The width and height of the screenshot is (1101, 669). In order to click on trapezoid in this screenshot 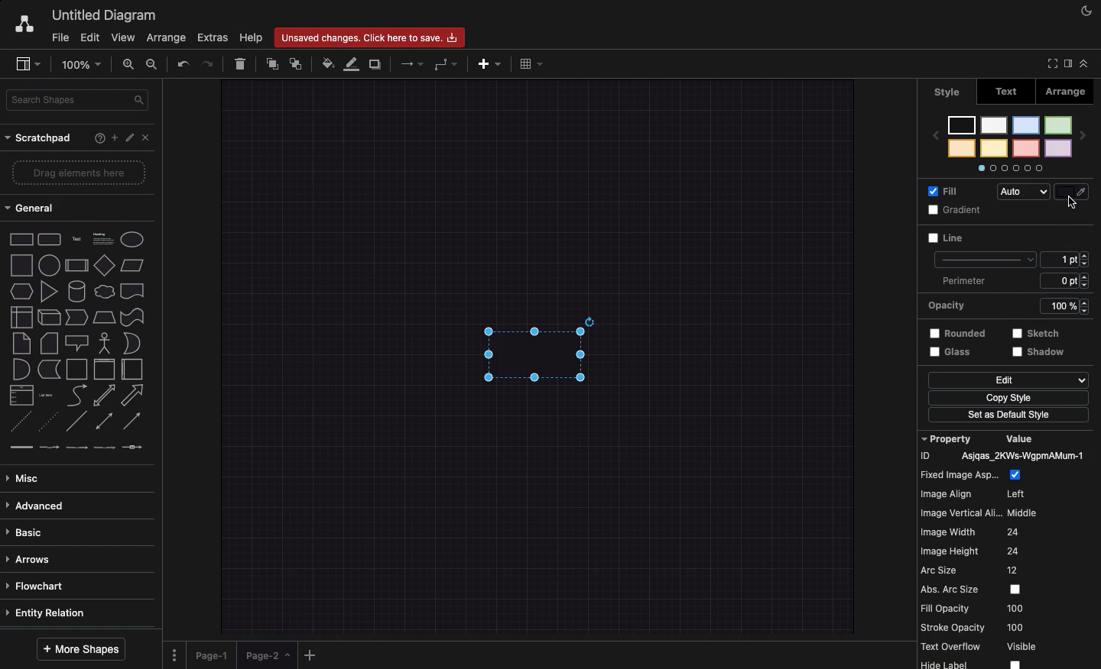, I will do `click(103, 316)`.